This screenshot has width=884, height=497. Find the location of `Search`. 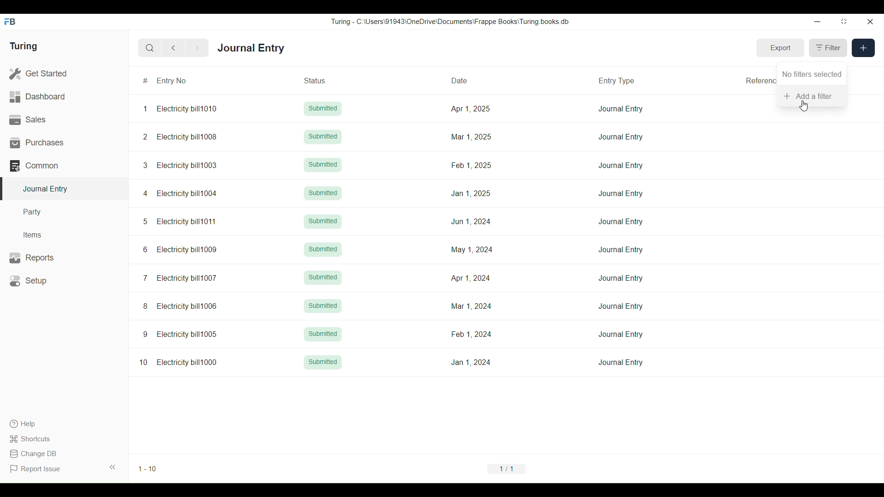

Search is located at coordinates (150, 48).